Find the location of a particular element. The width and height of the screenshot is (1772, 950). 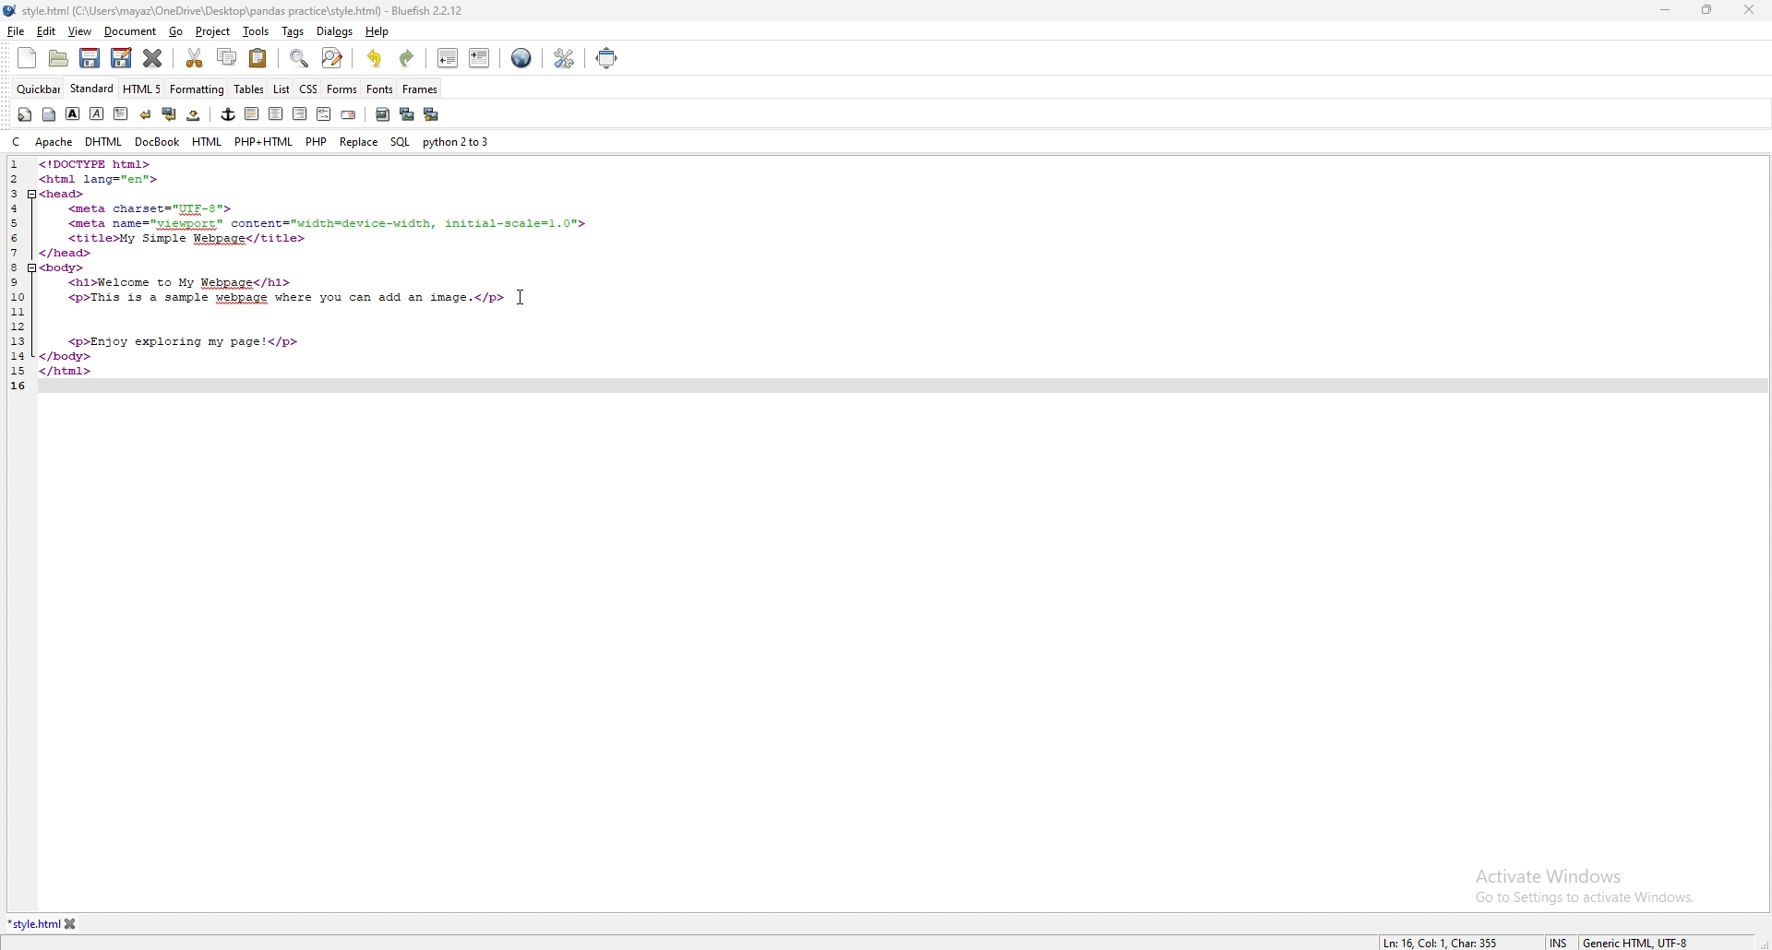

html is located at coordinates (208, 142).